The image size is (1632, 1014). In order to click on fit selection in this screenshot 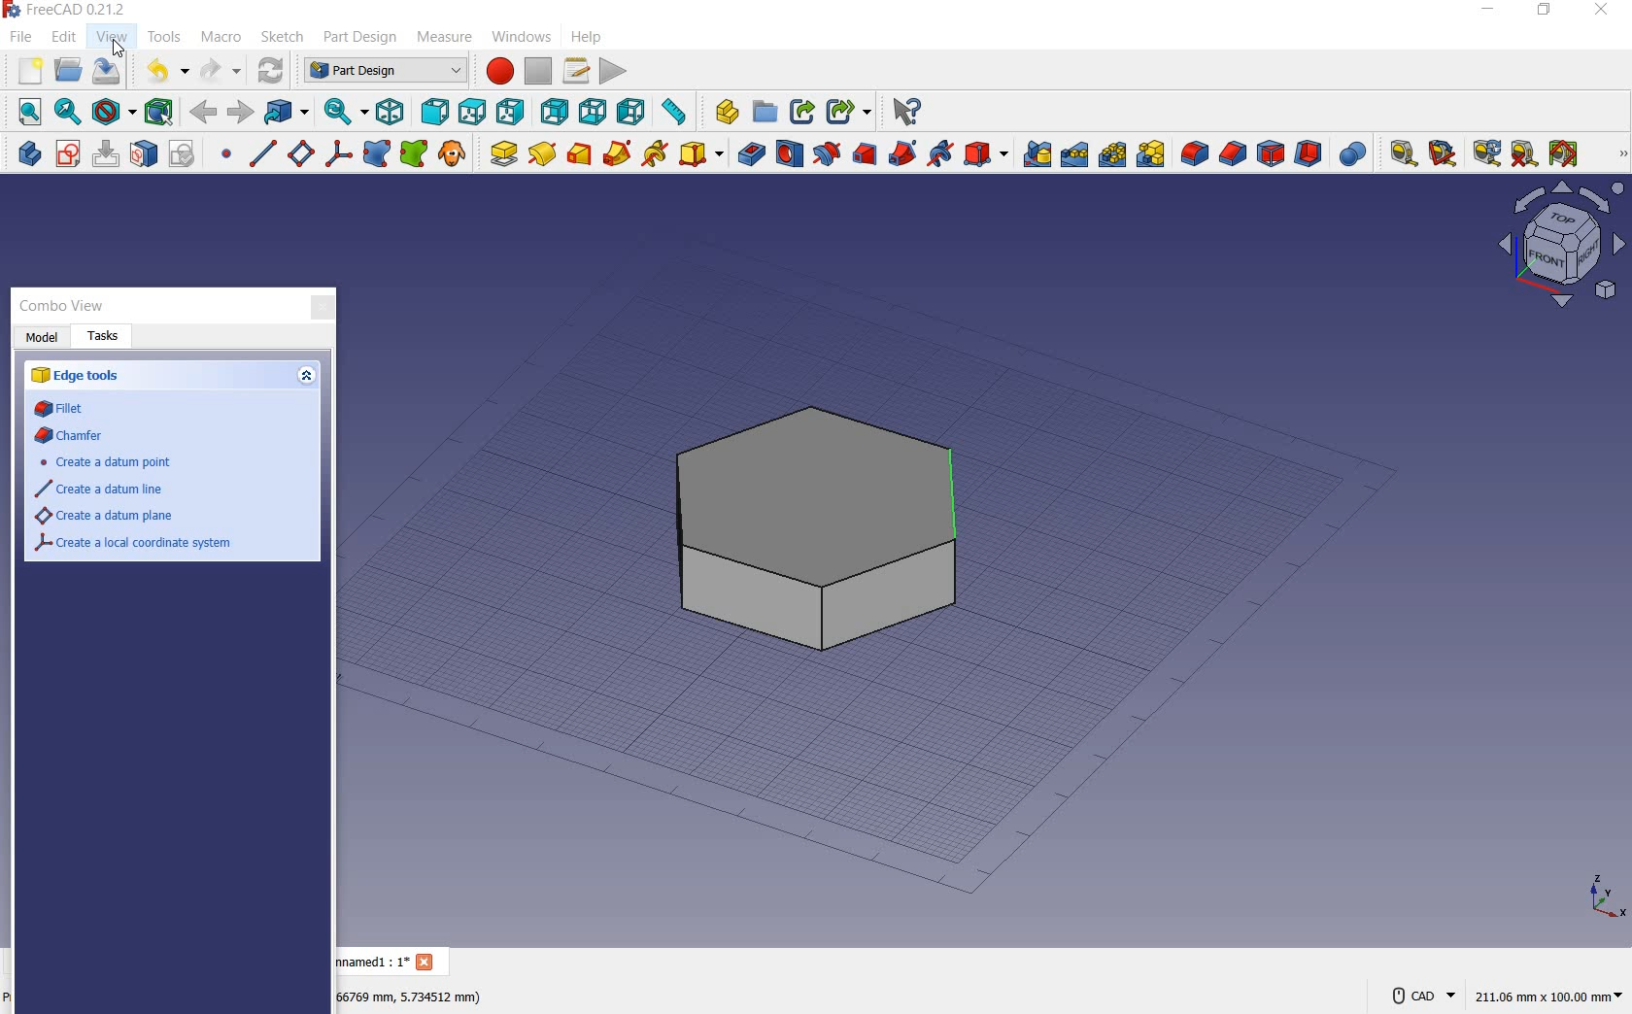, I will do `click(67, 112)`.